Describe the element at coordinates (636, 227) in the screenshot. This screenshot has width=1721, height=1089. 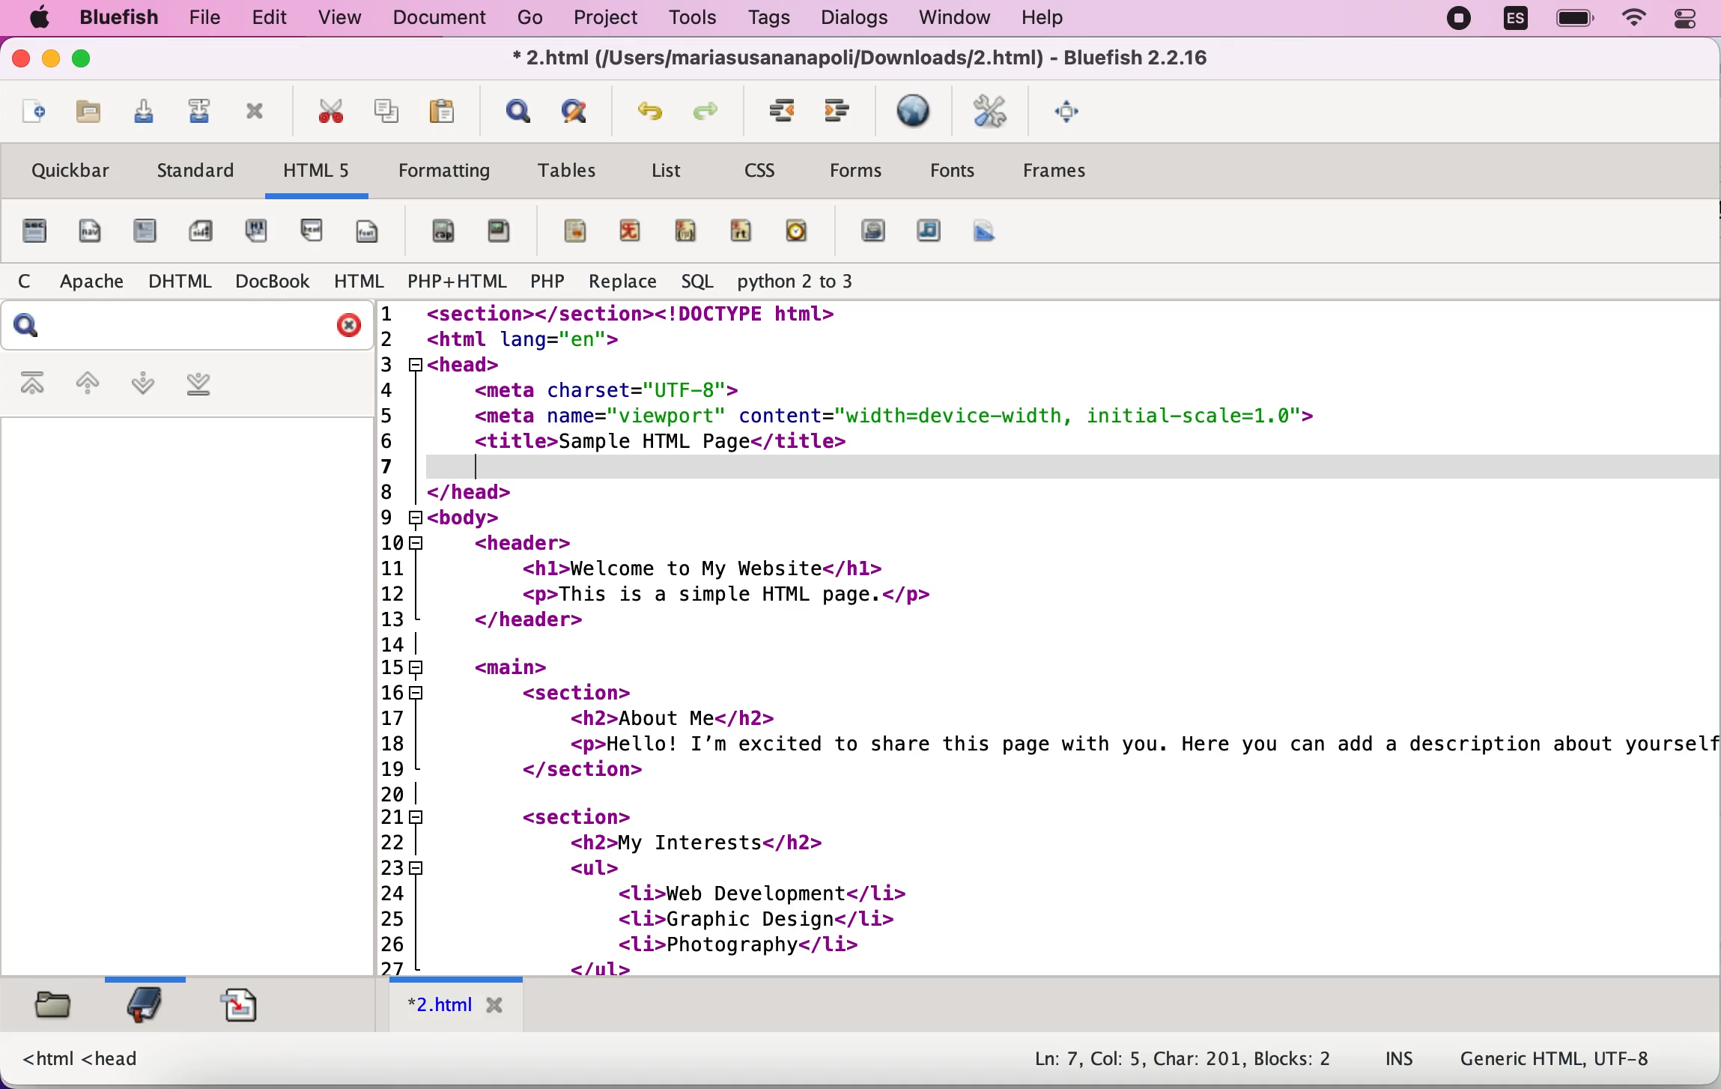
I see `ruby` at that location.